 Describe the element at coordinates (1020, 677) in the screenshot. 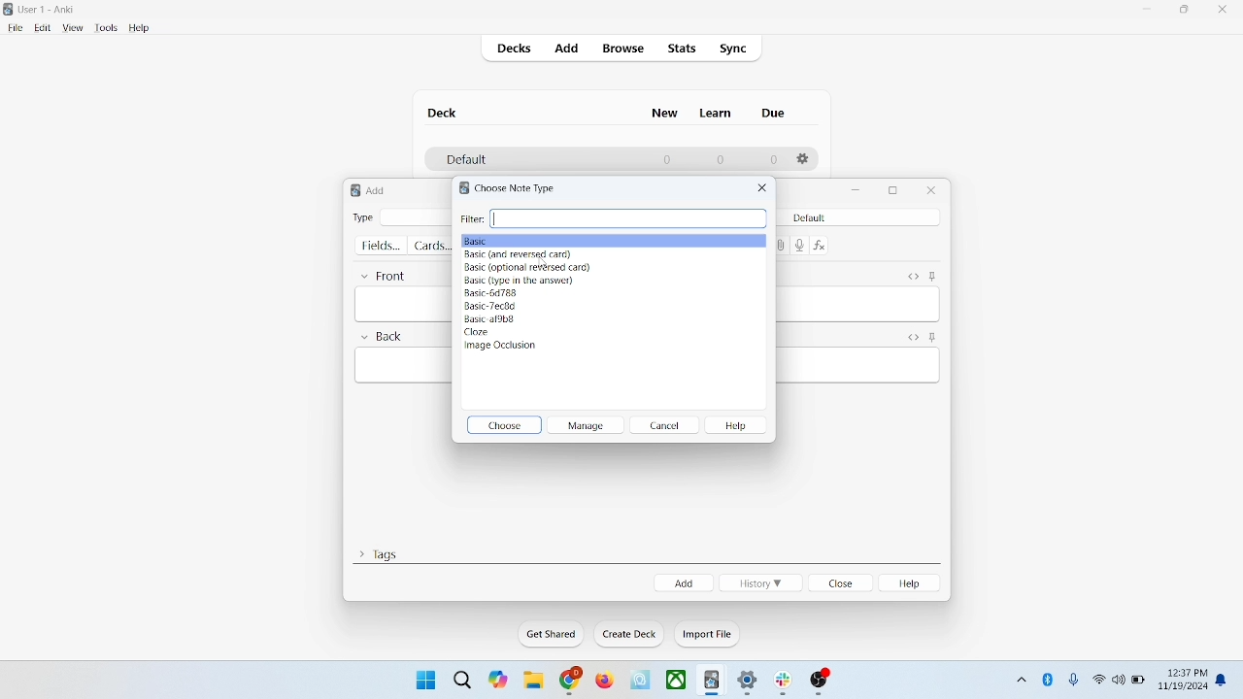

I see `show hidden icons` at that location.